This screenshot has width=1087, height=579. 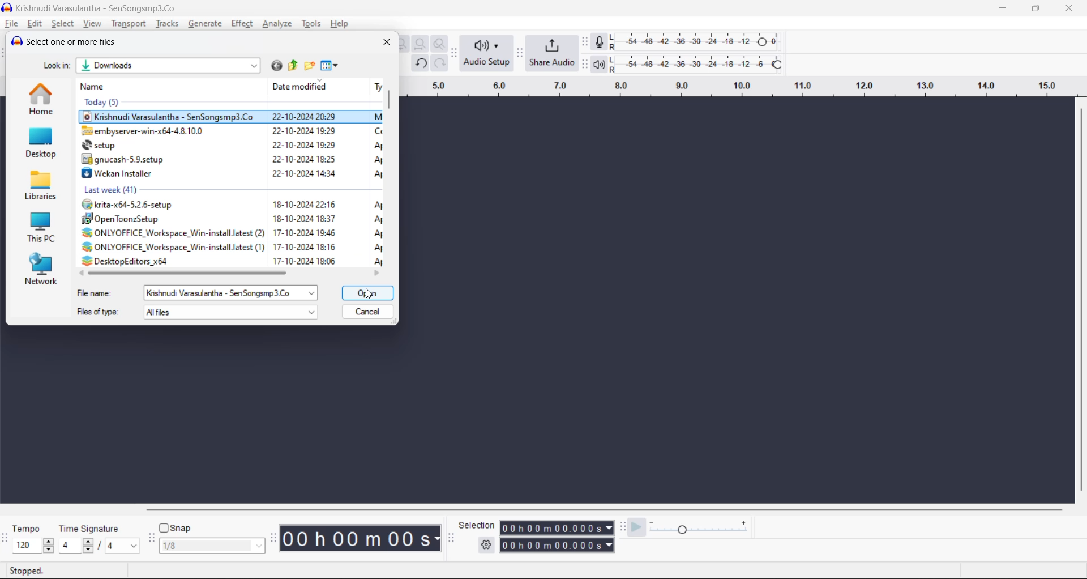 I want to click on zoom toggle, so click(x=442, y=44).